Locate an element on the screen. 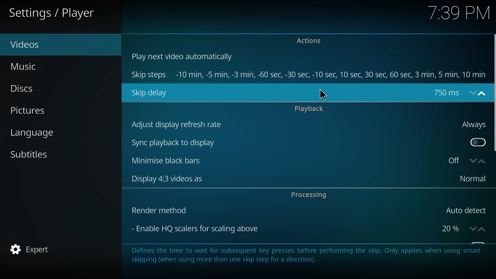  always configured is located at coordinates (472, 125).